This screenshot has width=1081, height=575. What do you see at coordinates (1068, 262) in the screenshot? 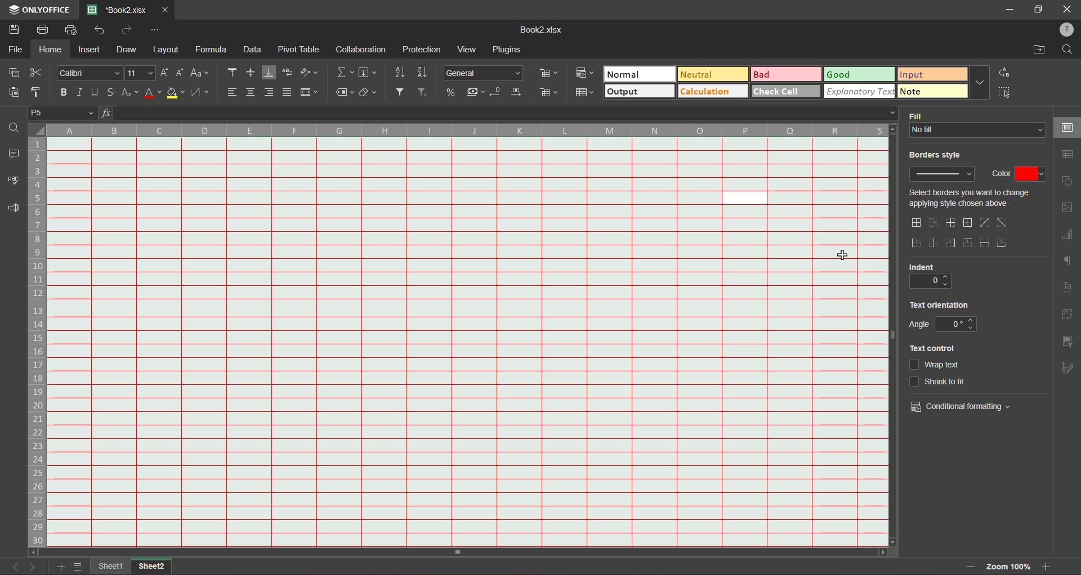
I see `paragraph` at bounding box center [1068, 262].